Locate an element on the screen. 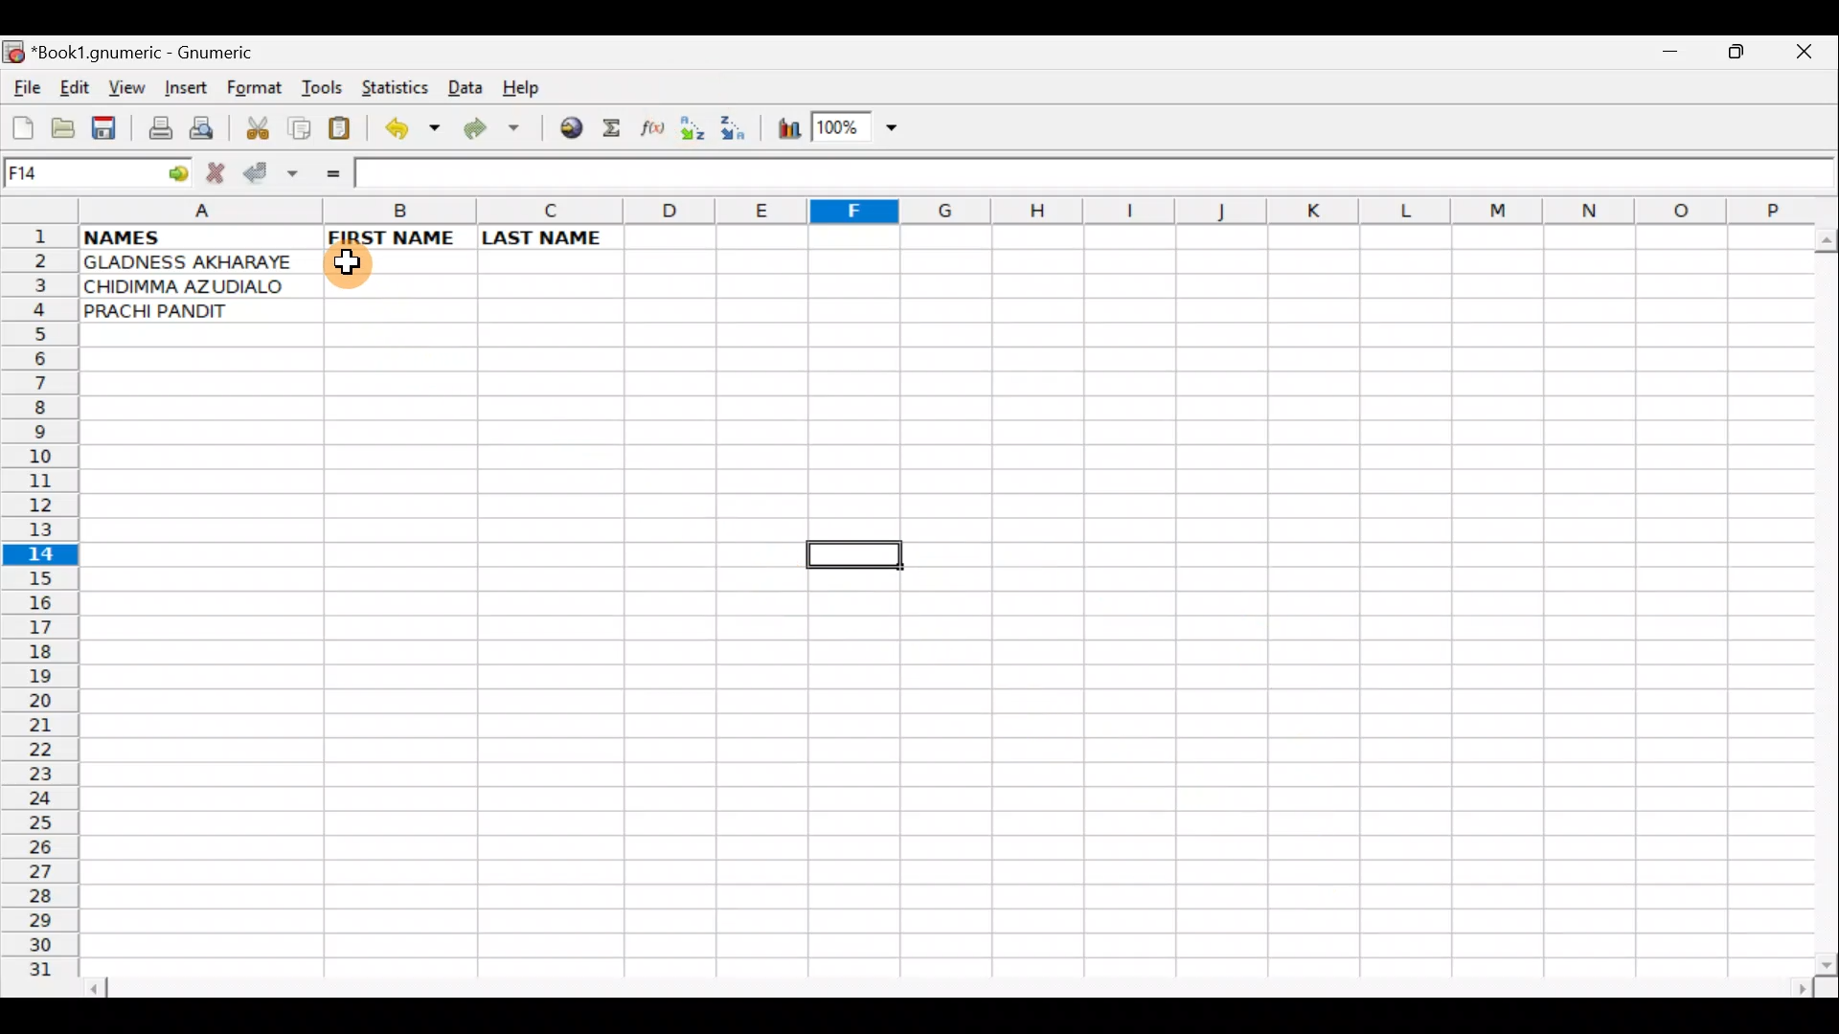 Image resolution: width=1839 pixels, height=1034 pixels. NAMES is located at coordinates (199, 238).